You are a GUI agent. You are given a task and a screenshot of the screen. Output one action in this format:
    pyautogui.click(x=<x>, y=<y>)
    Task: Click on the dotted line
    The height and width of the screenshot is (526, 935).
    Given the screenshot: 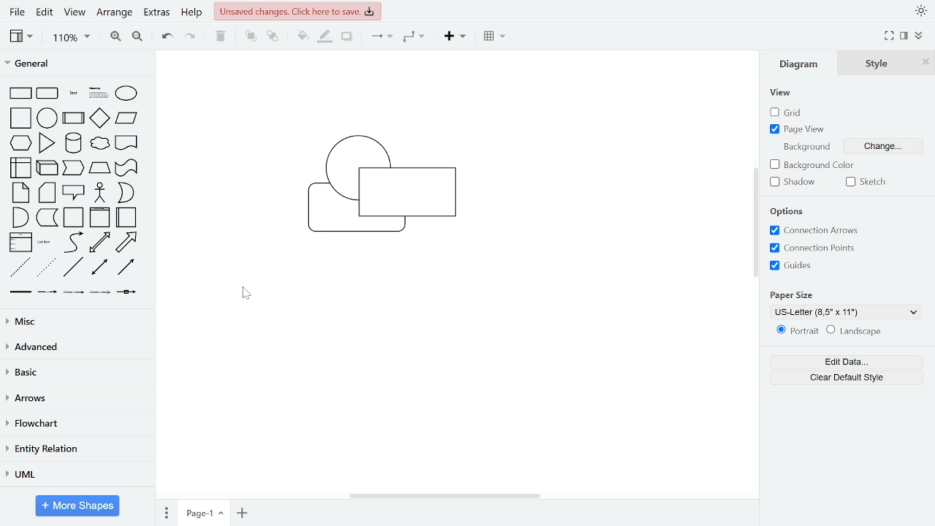 What is the action you would take?
    pyautogui.click(x=47, y=267)
    